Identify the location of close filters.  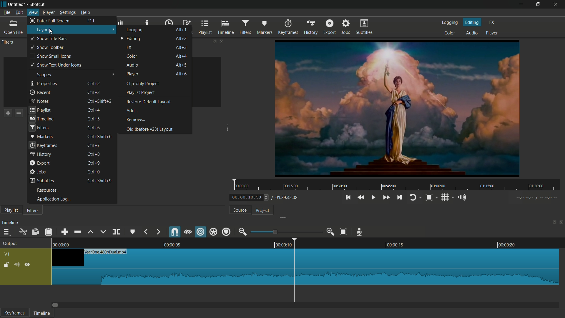
(221, 41).